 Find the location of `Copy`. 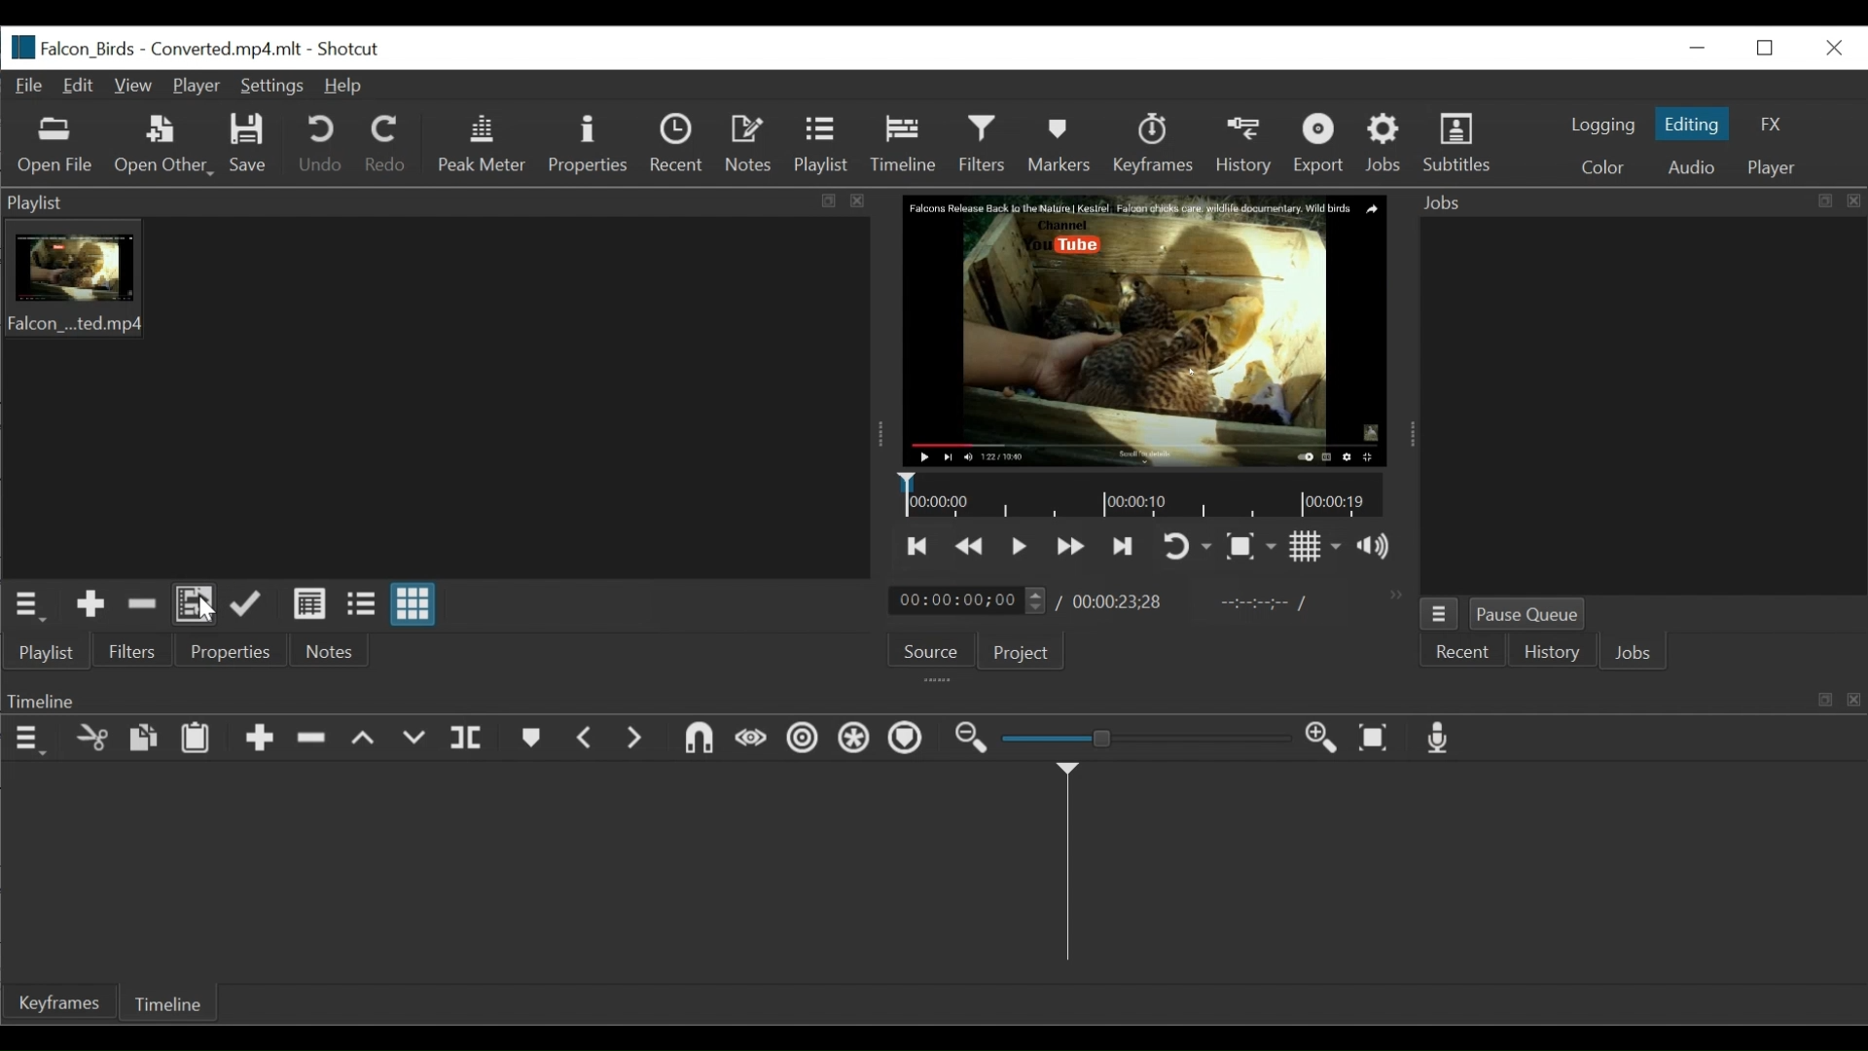

Copy is located at coordinates (143, 739).